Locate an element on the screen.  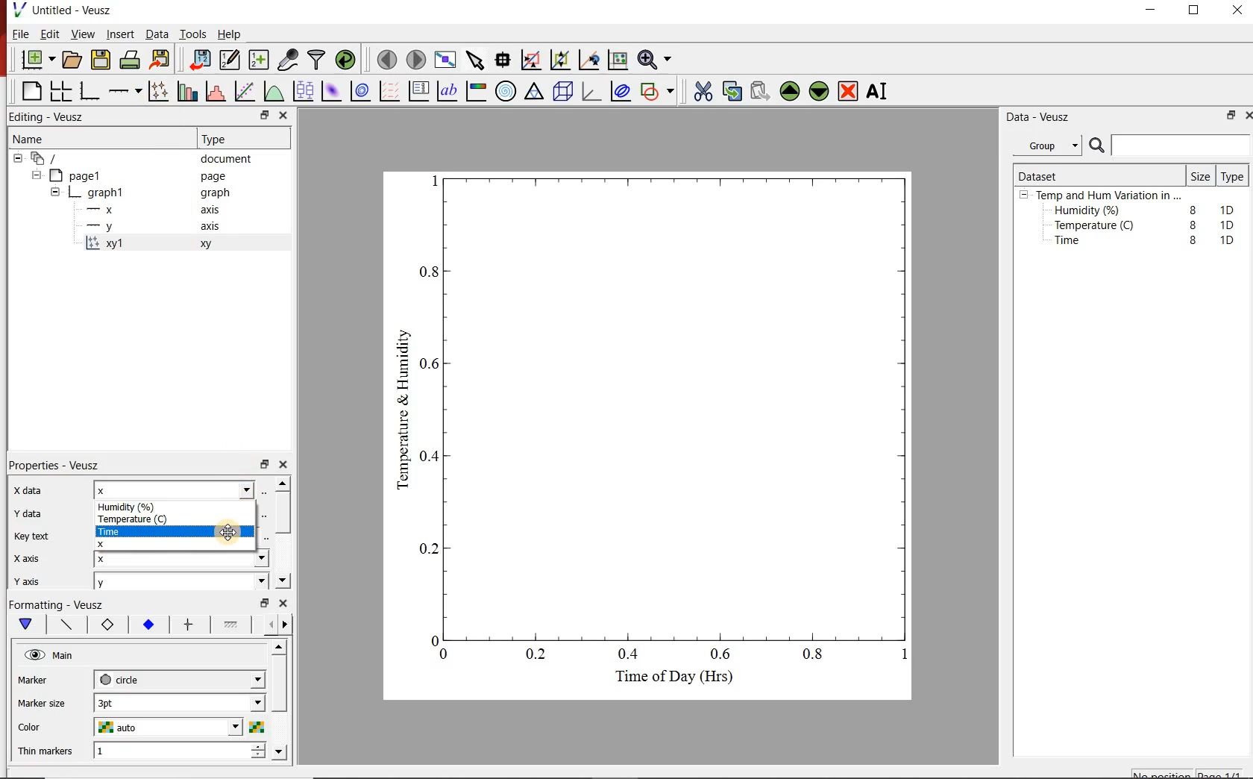
Rename the selected widget is located at coordinates (880, 91).